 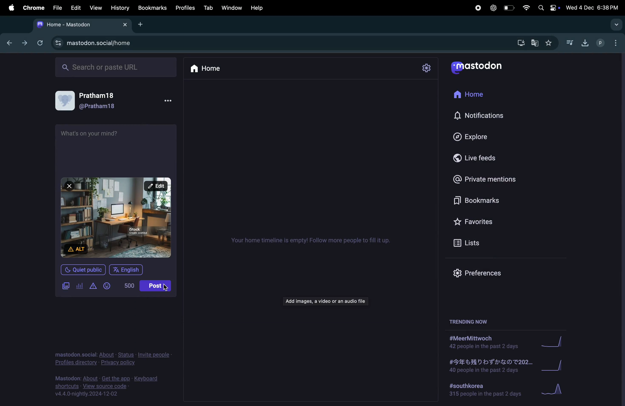 What do you see at coordinates (592, 8) in the screenshot?
I see `date and time` at bounding box center [592, 8].